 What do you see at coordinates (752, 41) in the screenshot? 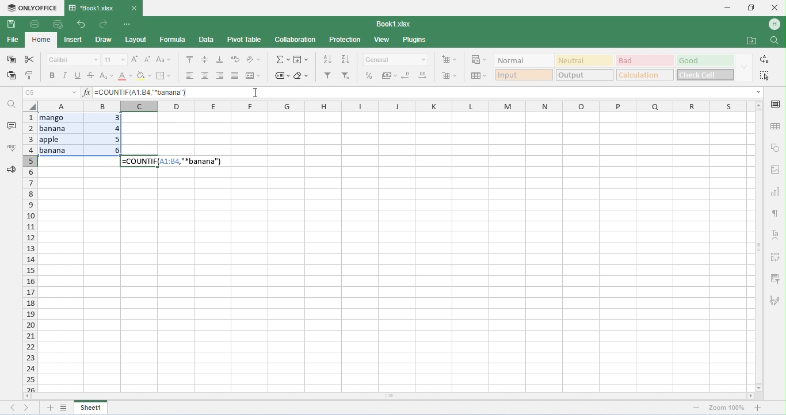
I see `open file location` at bounding box center [752, 41].